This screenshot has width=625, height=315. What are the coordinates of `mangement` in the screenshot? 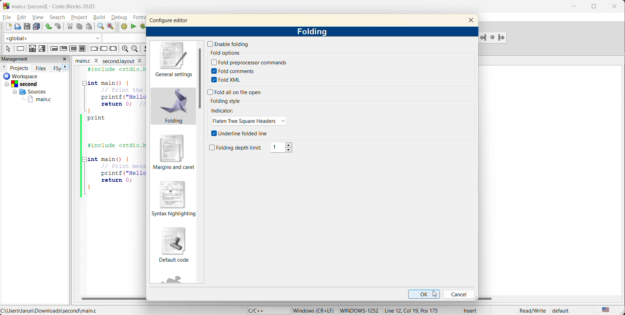 It's located at (19, 58).